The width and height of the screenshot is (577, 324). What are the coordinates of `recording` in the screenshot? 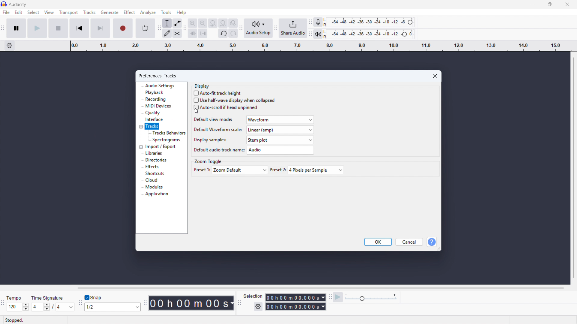 It's located at (156, 99).